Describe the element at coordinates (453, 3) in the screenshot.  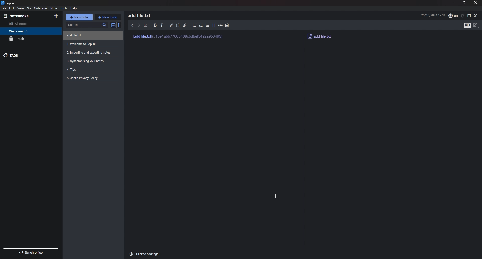
I see `minimize` at that location.